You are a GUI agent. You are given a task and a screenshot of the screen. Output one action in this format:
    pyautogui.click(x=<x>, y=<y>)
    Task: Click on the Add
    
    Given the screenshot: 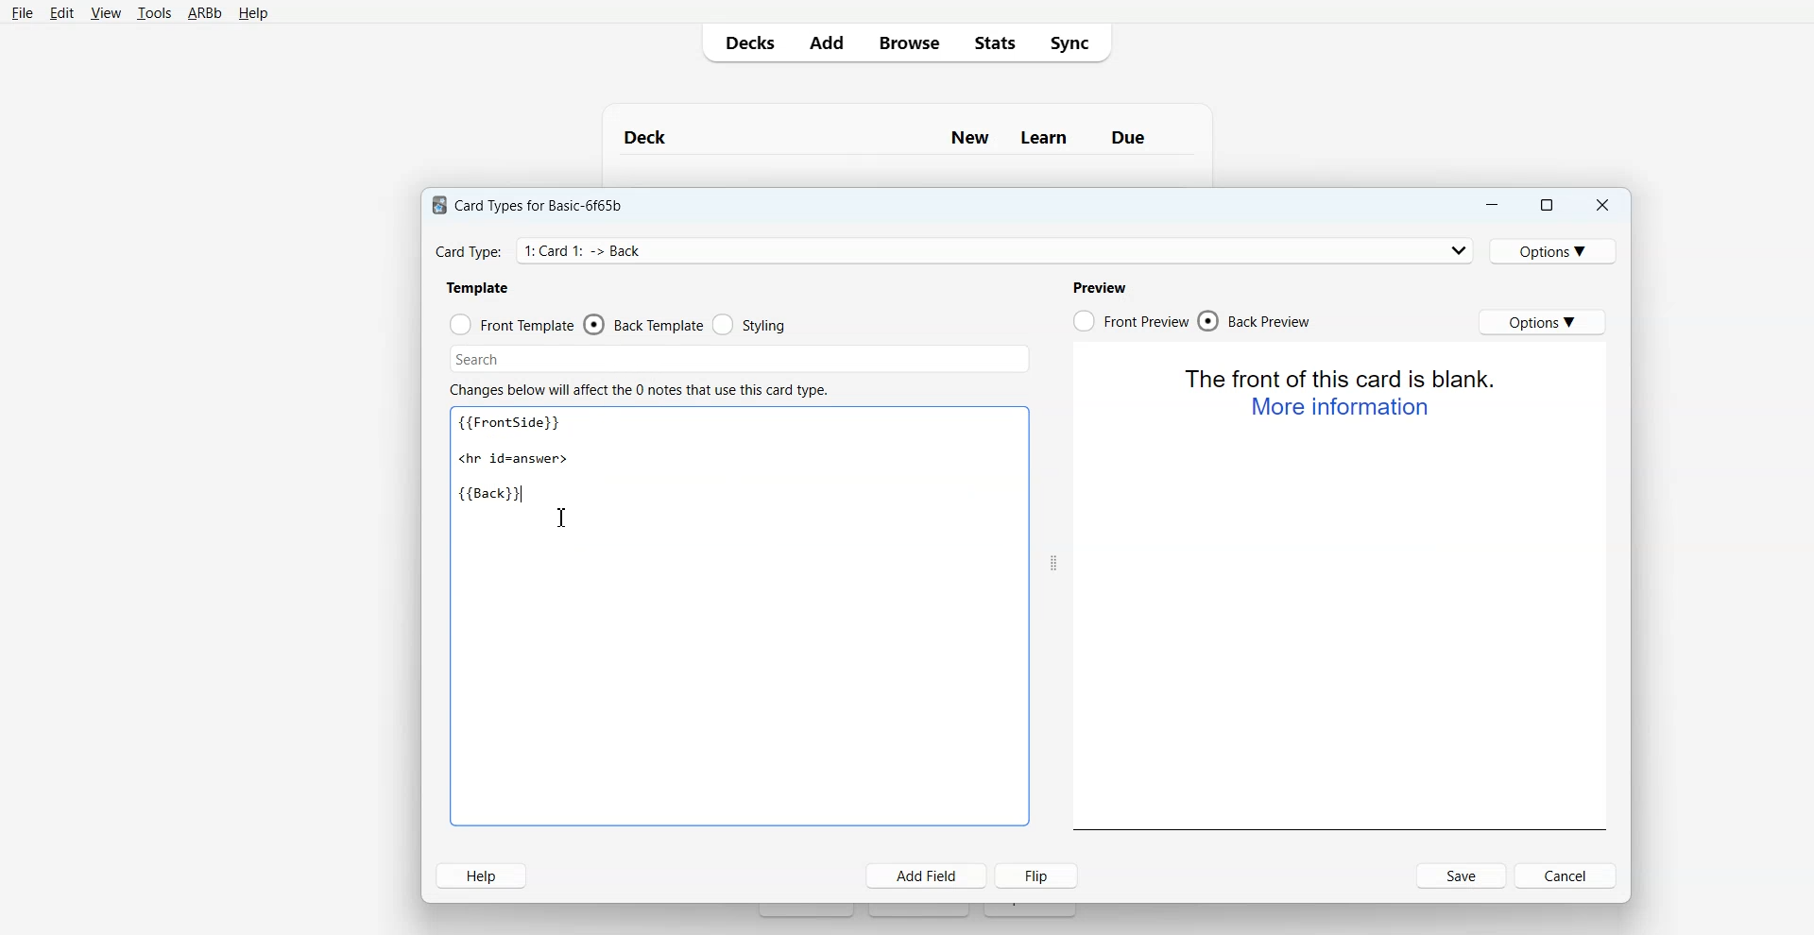 What is the action you would take?
    pyautogui.click(x=826, y=42)
    